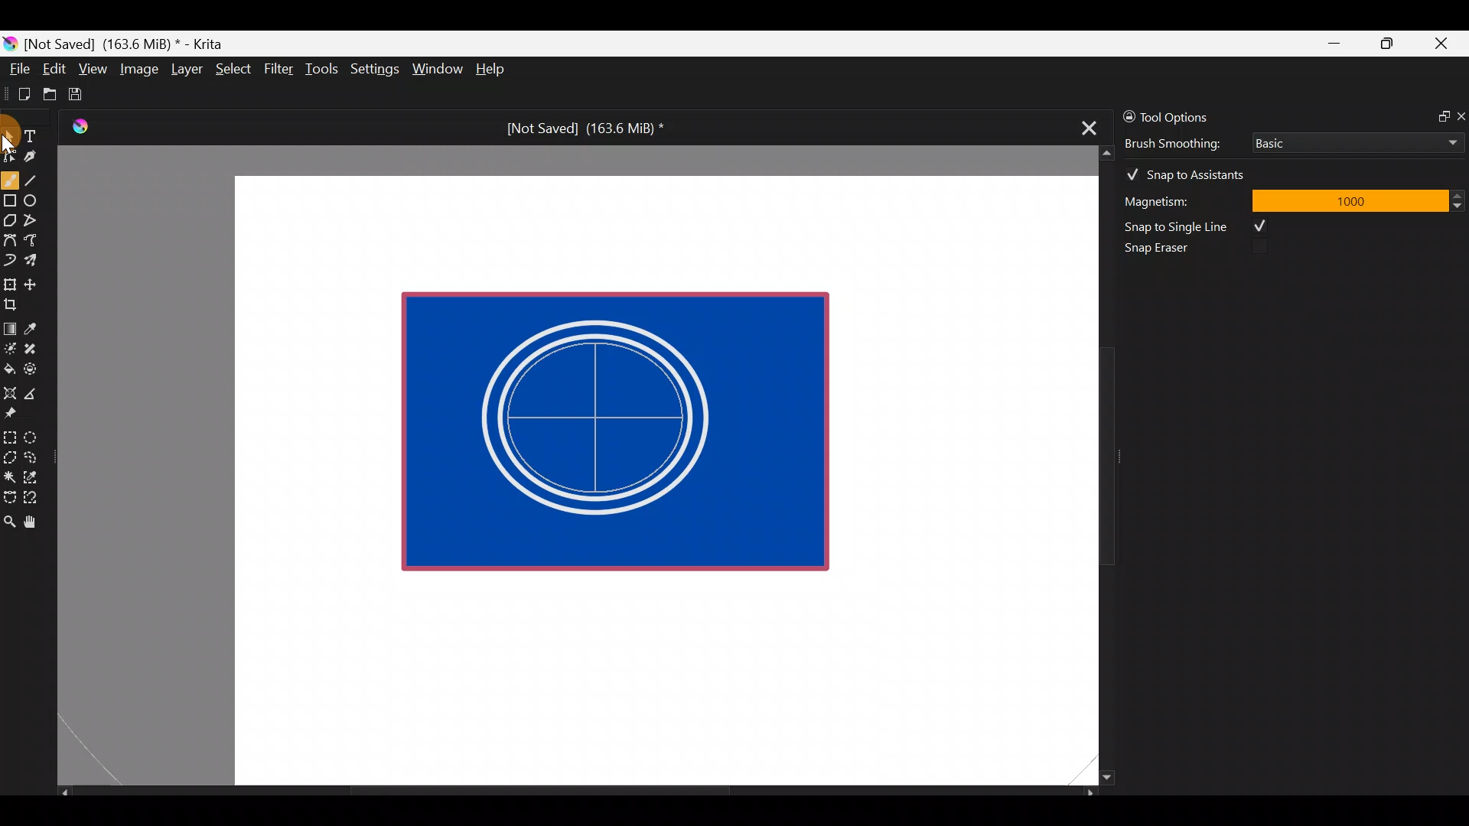 Image resolution: width=1469 pixels, height=826 pixels. What do you see at coordinates (54, 71) in the screenshot?
I see `Edit` at bounding box center [54, 71].